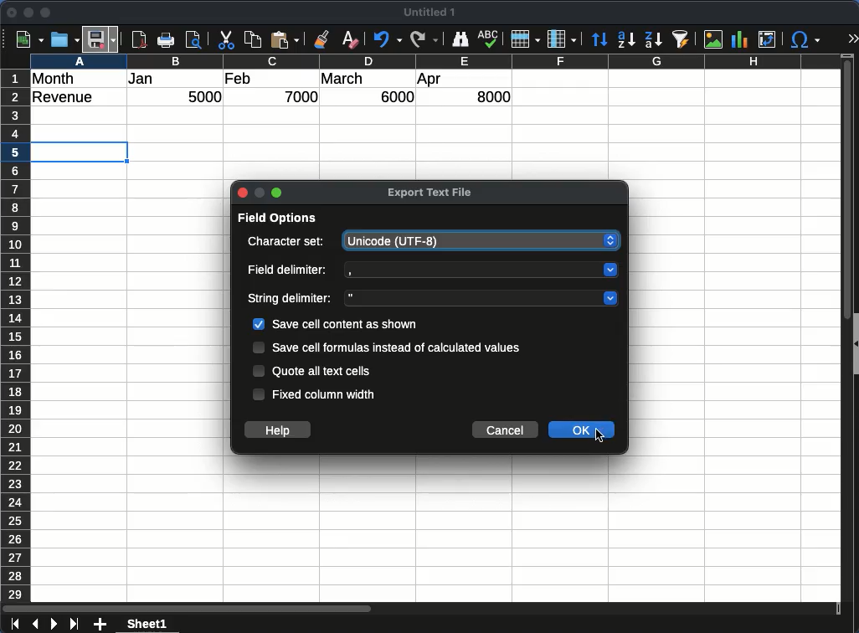 The image size is (859, 633). What do you see at coordinates (482, 241) in the screenshot?
I see `unicode (utf-8)` at bounding box center [482, 241].